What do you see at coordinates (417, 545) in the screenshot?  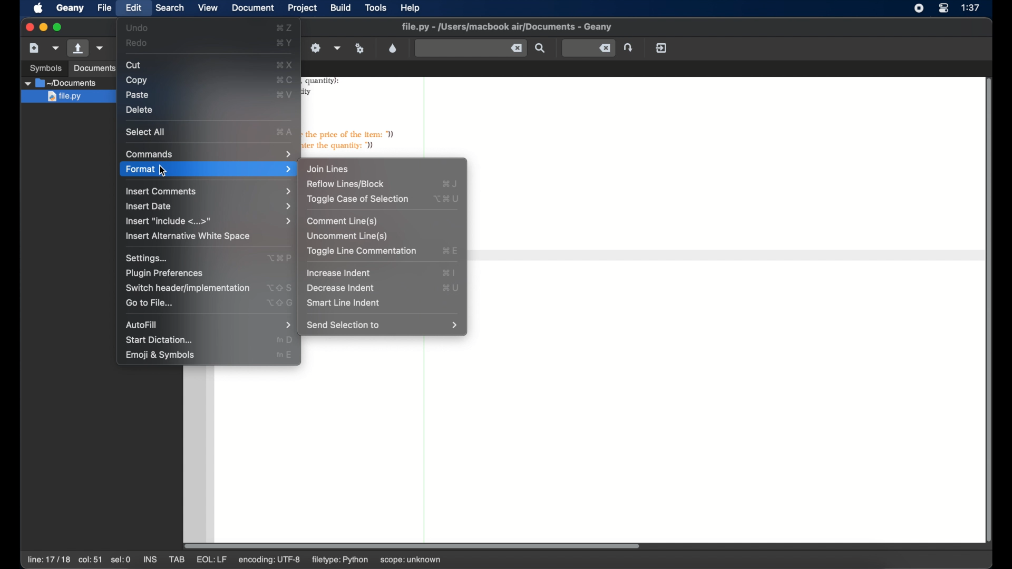 I see `scroll bar` at bounding box center [417, 545].